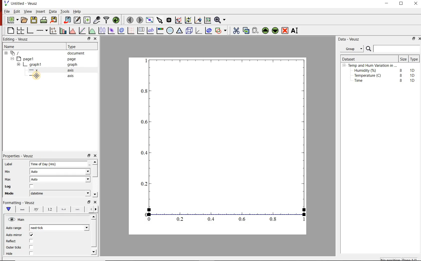  What do you see at coordinates (350, 39) in the screenshot?
I see `Data - Veusz` at bounding box center [350, 39].